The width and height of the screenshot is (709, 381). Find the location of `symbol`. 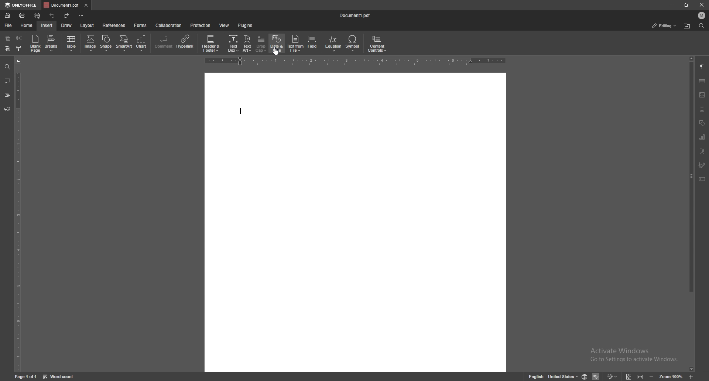

symbol is located at coordinates (353, 43).